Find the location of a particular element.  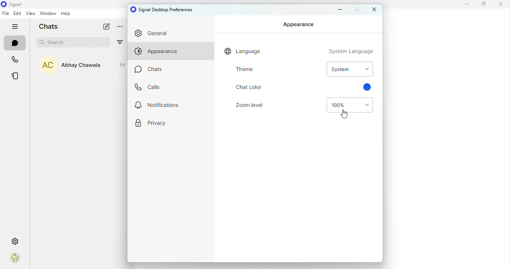

signal desktop preferences is located at coordinates (164, 9).